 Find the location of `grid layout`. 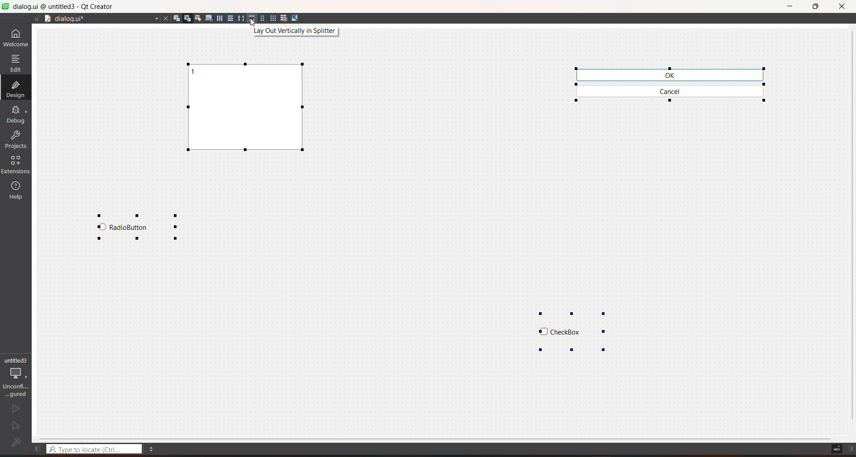

grid layout is located at coordinates (273, 18).